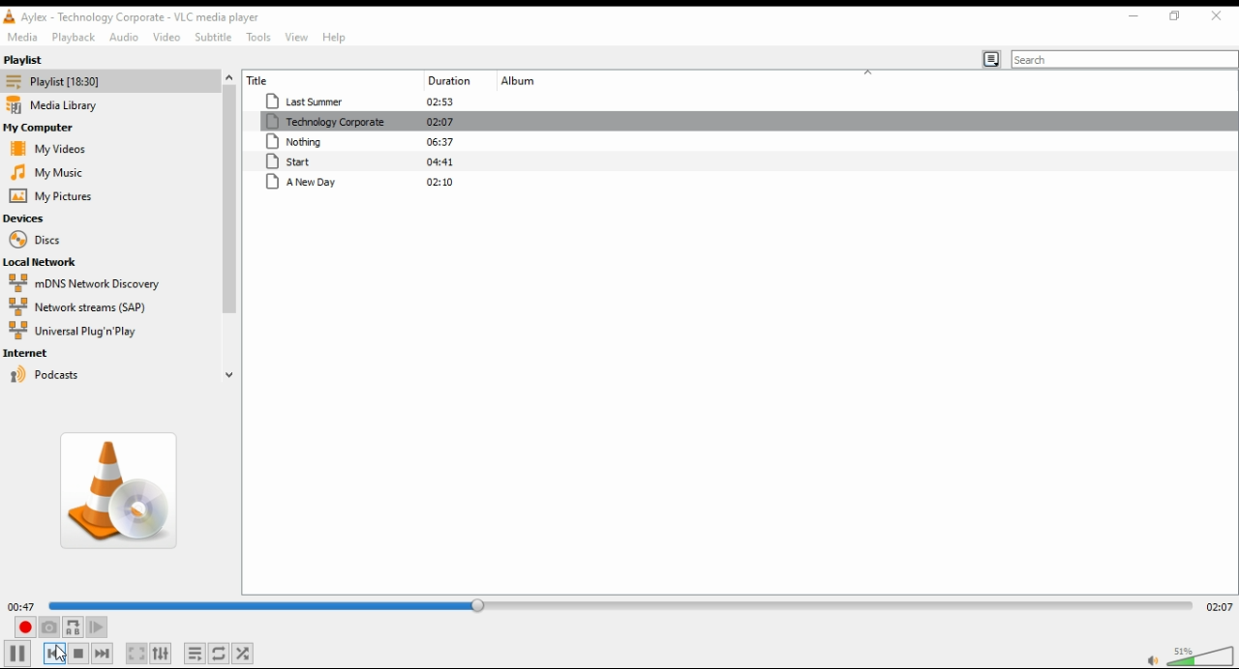  Describe the element at coordinates (162, 654) in the screenshot. I see `show extended settings` at that location.